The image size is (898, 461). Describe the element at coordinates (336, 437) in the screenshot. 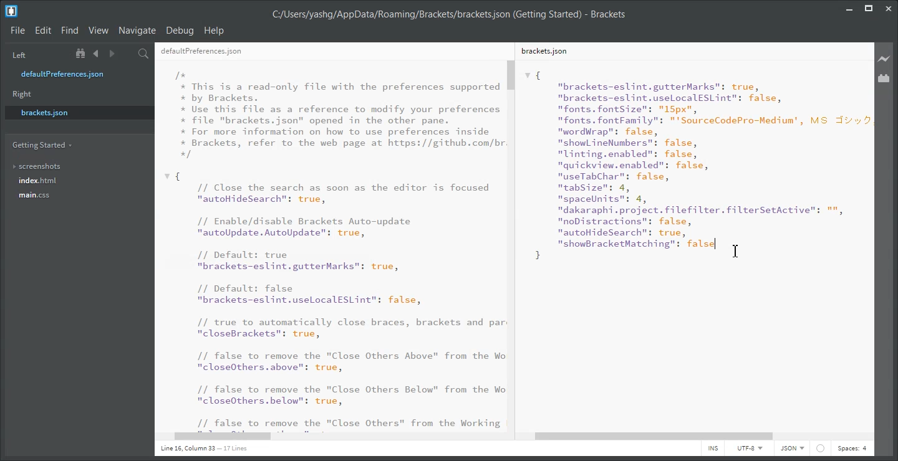

I see `Horizontal Scroll Bar` at that location.